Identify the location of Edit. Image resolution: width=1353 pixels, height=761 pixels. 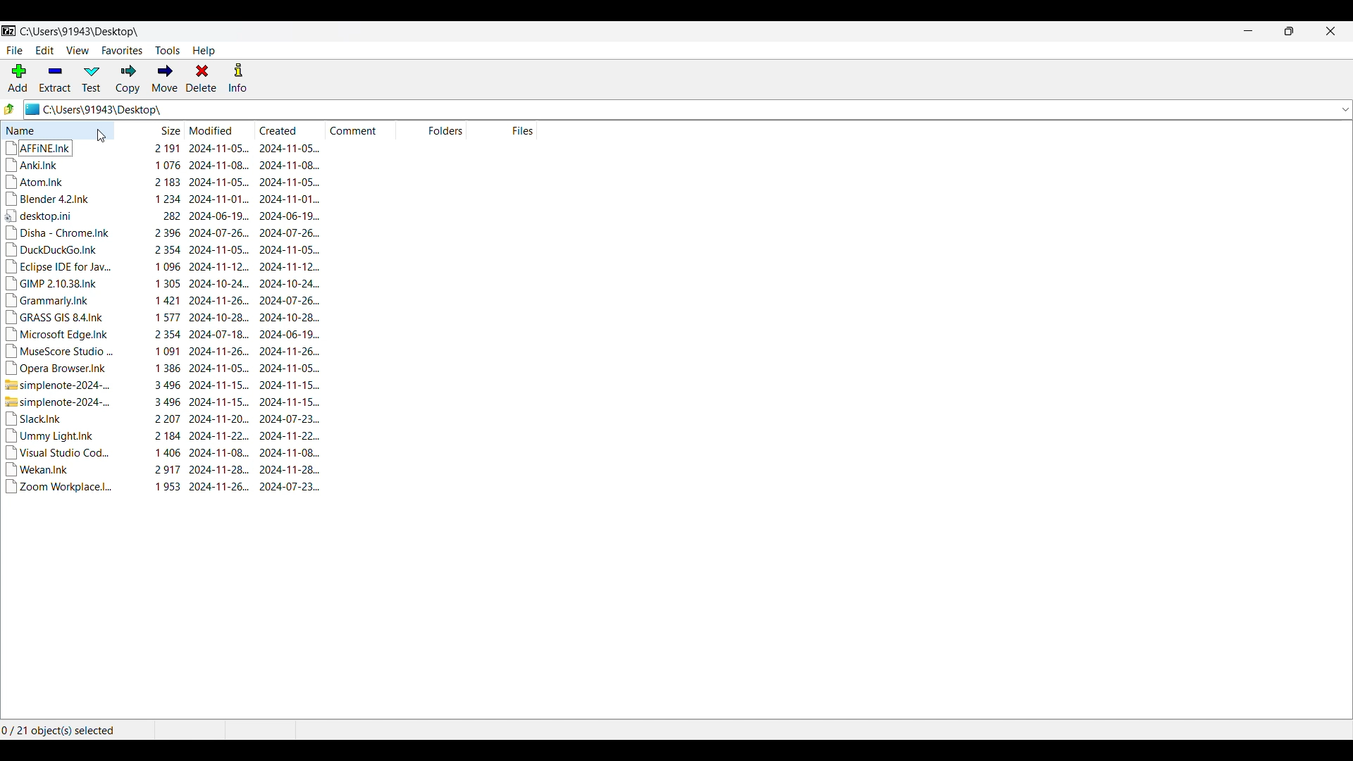
(45, 50).